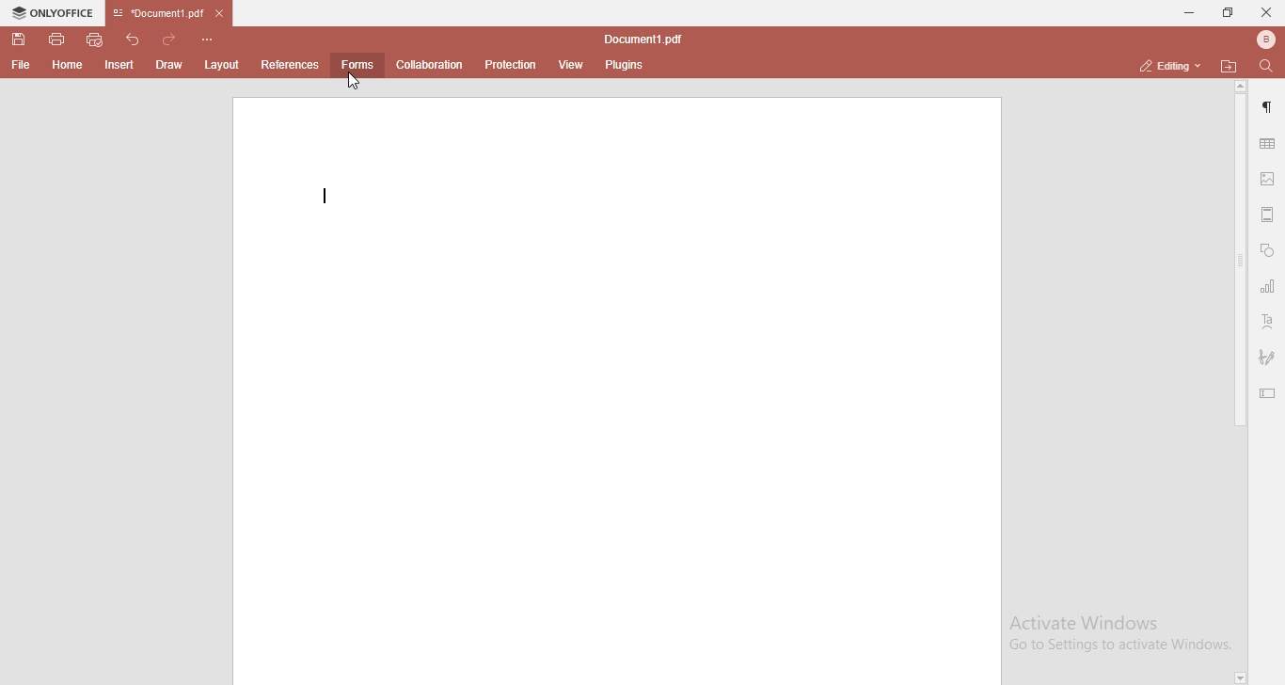 The height and width of the screenshot is (685, 1285). I want to click on protection, so click(511, 64).